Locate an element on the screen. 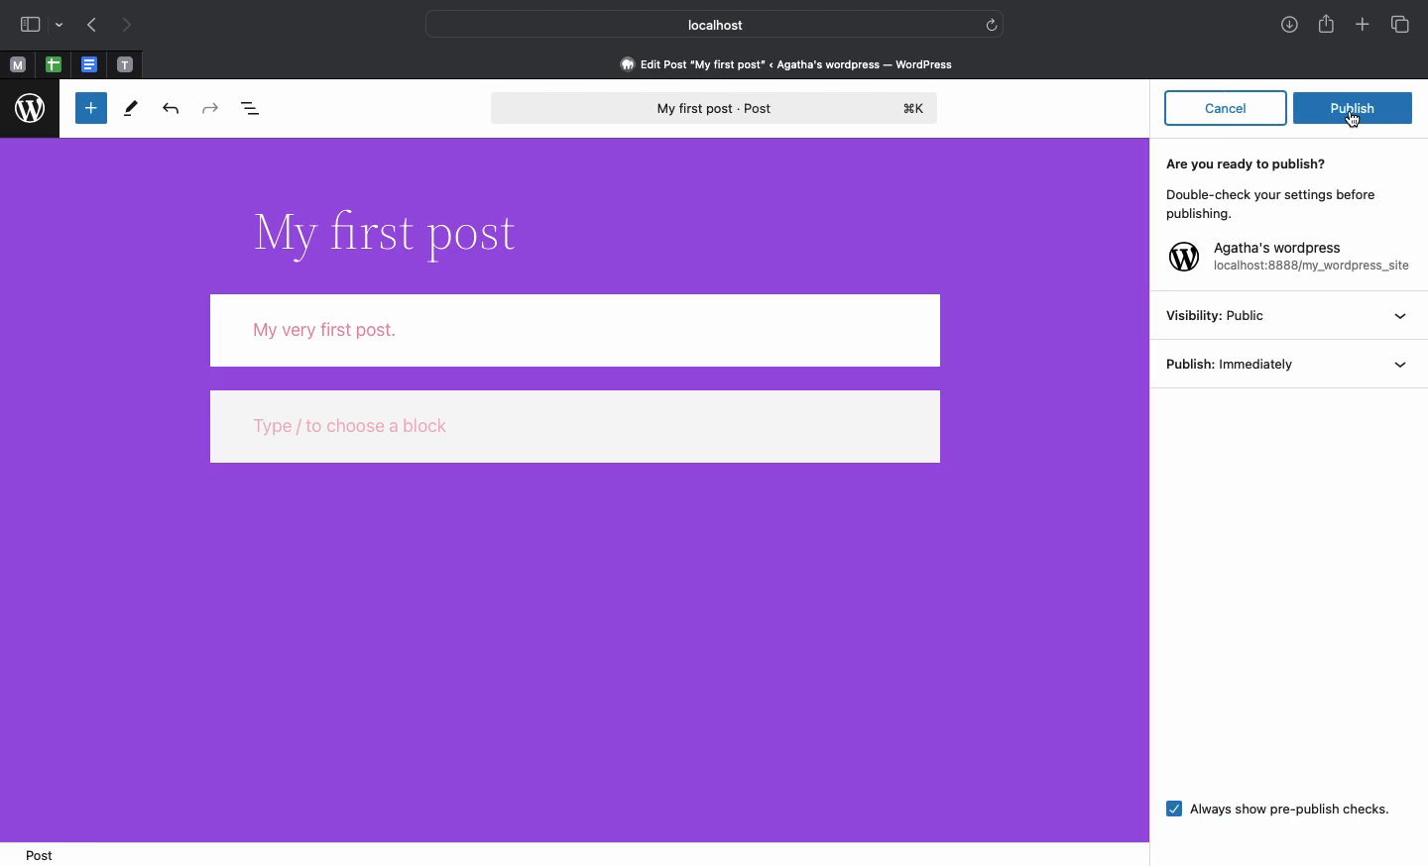  Double-check your settings before publishing. is located at coordinates (1271, 202).